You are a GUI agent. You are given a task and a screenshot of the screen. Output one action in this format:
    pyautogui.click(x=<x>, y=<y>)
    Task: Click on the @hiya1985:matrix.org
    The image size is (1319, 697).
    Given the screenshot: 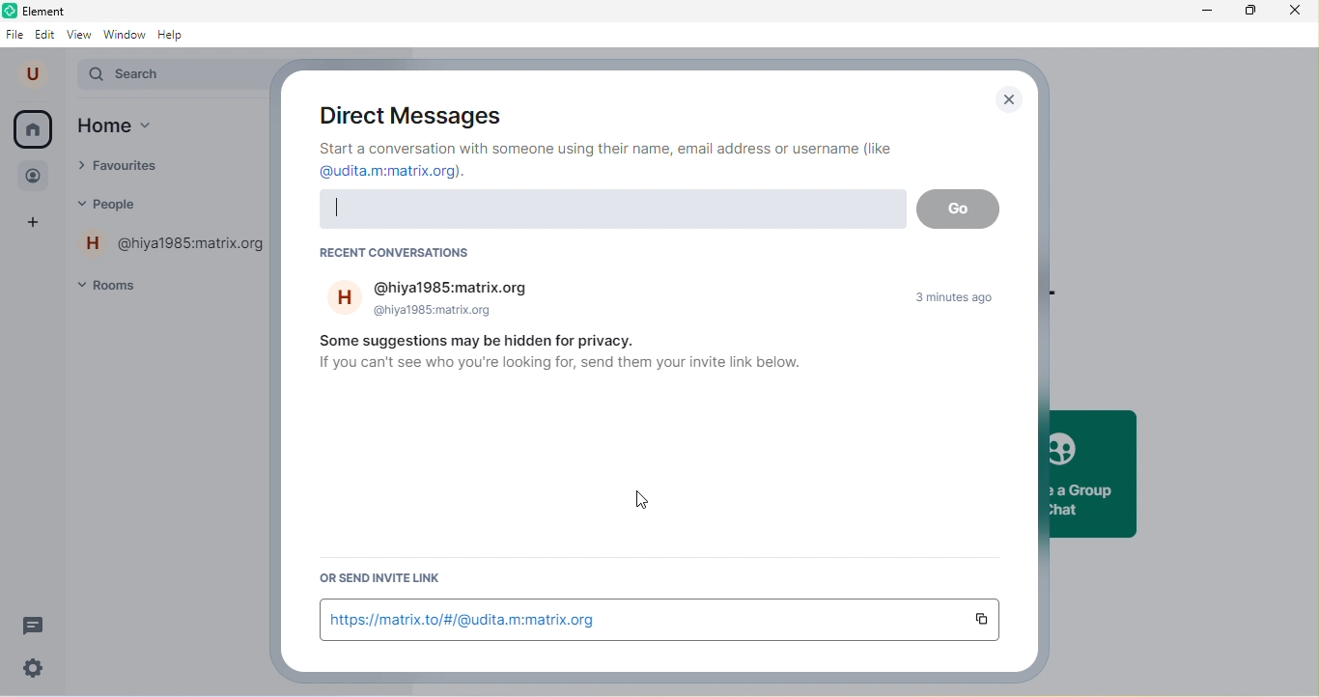 What is the action you would take?
    pyautogui.click(x=175, y=245)
    